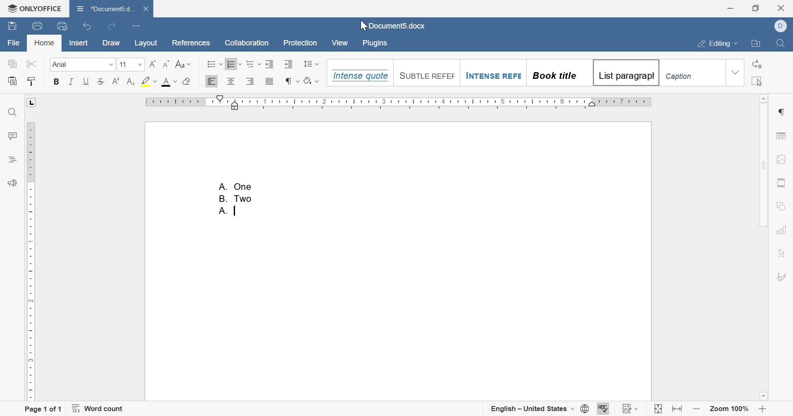 The width and height of the screenshot is (793, 416). What do you see at coordinates (32, 102) in the screenshot?
I see `L` at bounding box center [32, 102].